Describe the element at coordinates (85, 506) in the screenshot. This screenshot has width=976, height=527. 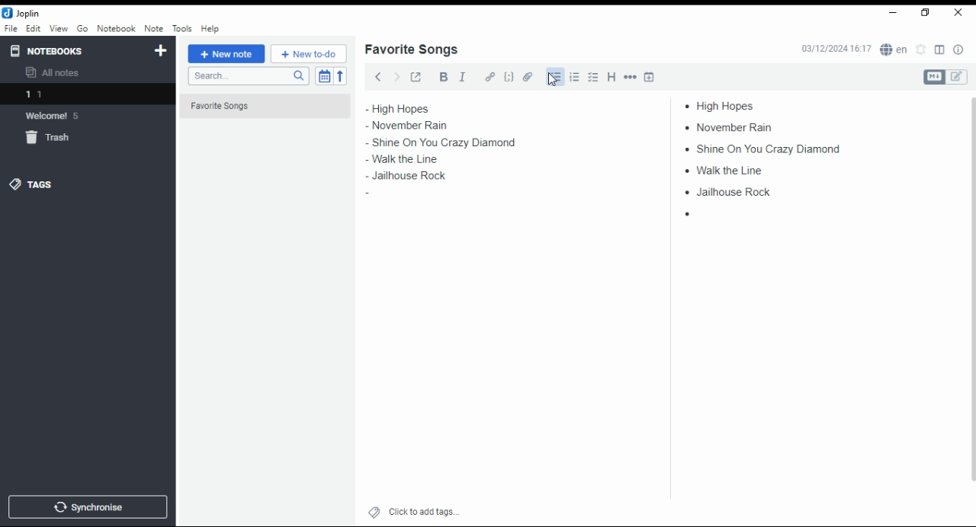
I see `synchronise` at that location.